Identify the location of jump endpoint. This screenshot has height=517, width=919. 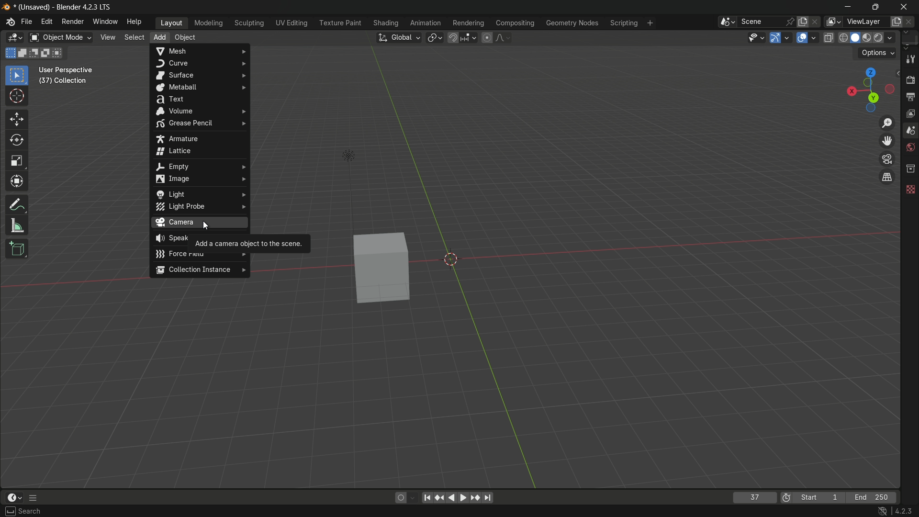
(489, 498).